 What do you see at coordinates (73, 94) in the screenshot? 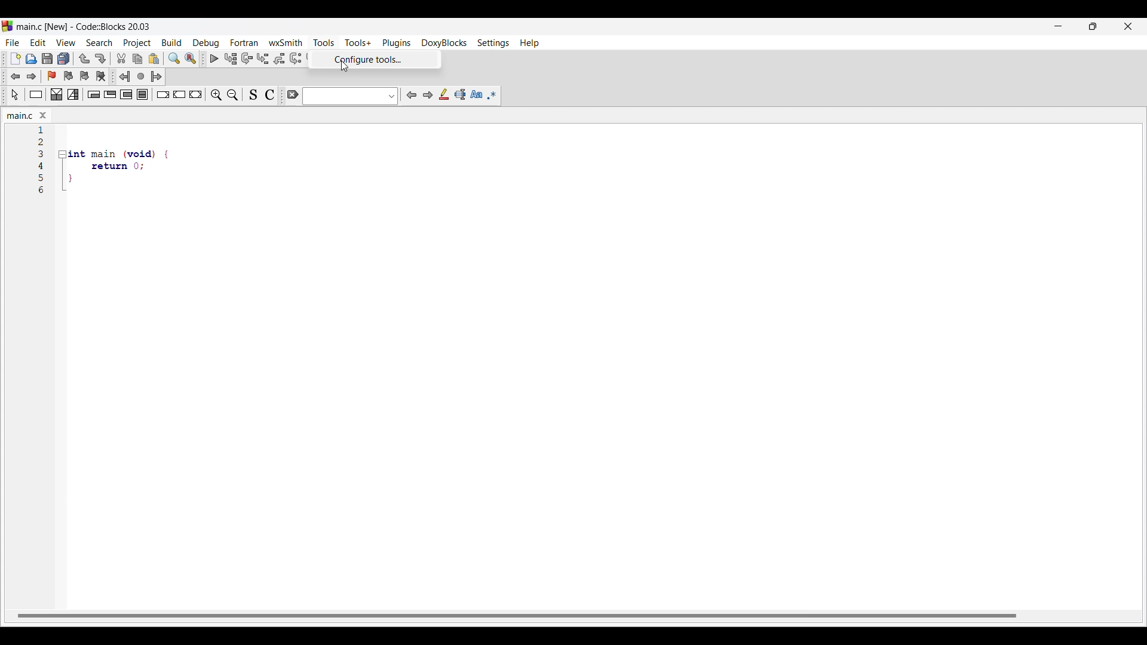
I see `Selection` at bounding box center [73, 94].